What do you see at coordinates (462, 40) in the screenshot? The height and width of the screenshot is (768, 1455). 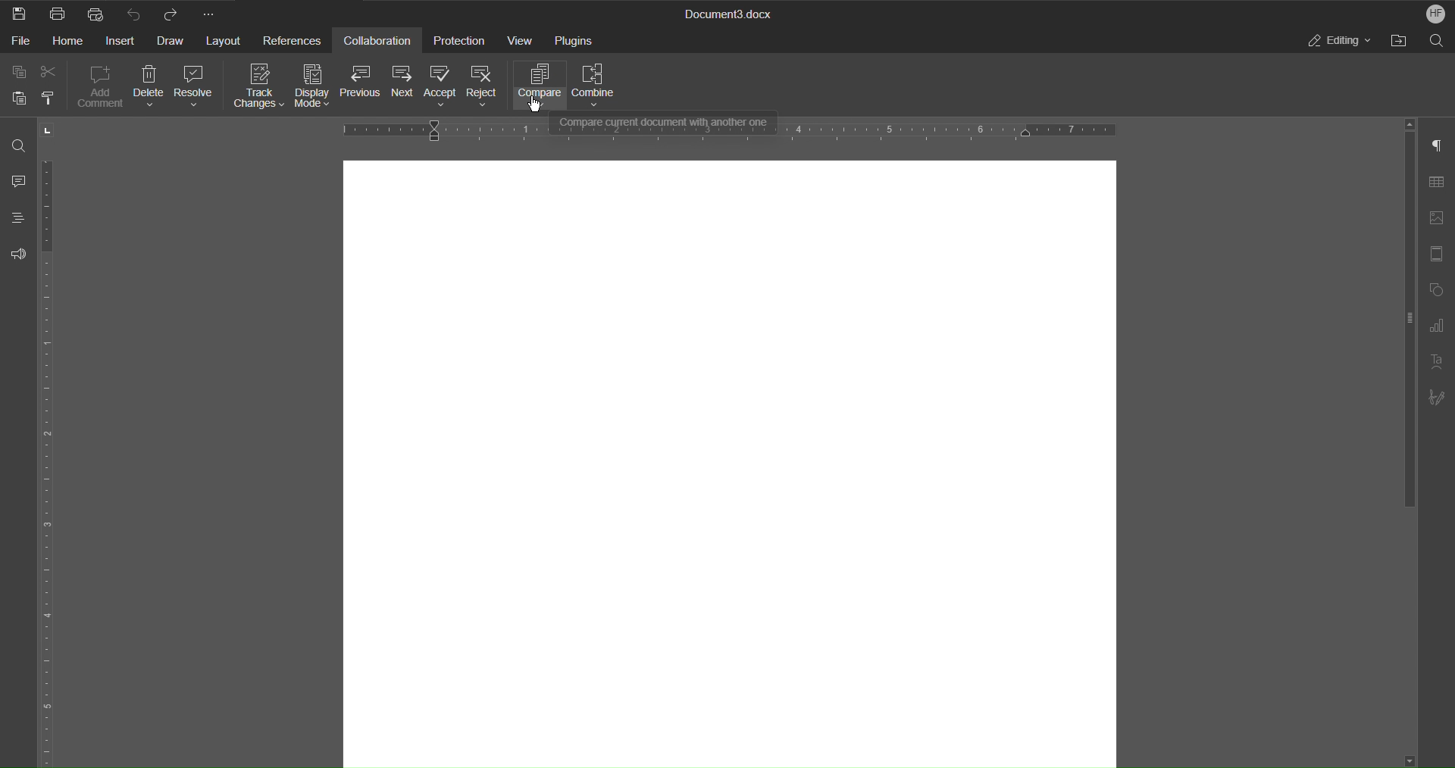 I see `Protection` at bounding box center [462, 40].